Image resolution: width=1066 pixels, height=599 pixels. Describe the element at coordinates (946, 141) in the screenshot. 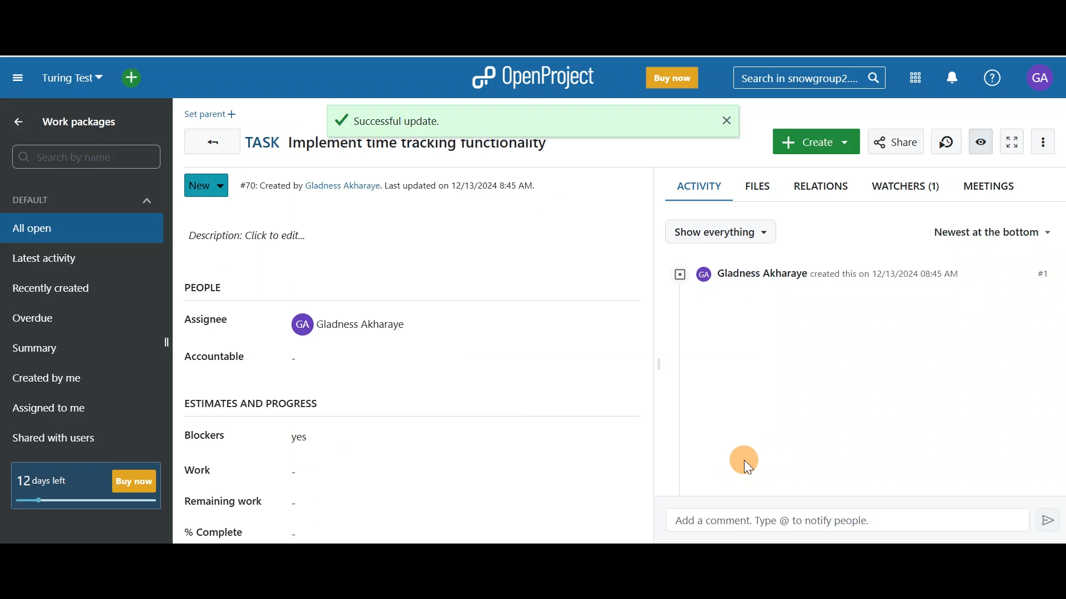

I see `Start new timer` at that location.